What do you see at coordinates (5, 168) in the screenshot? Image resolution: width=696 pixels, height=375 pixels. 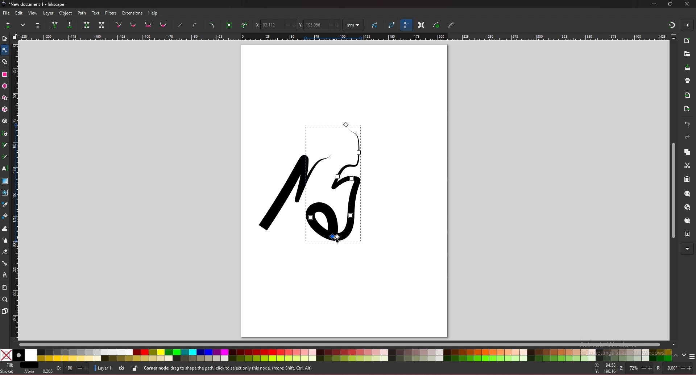 I see `text` at bounding box center [5, 168].